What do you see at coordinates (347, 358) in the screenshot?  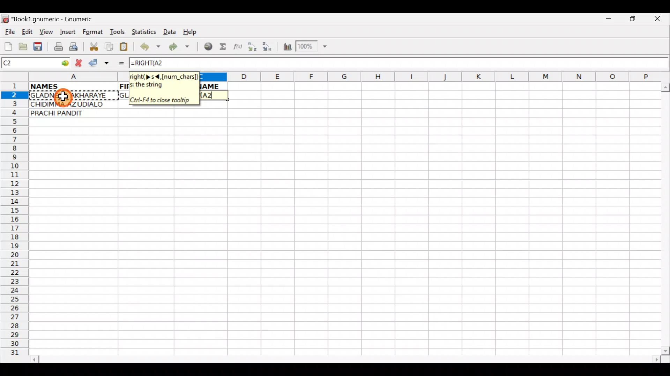 I see `Scroll bar` at bounding box center [347, 358].